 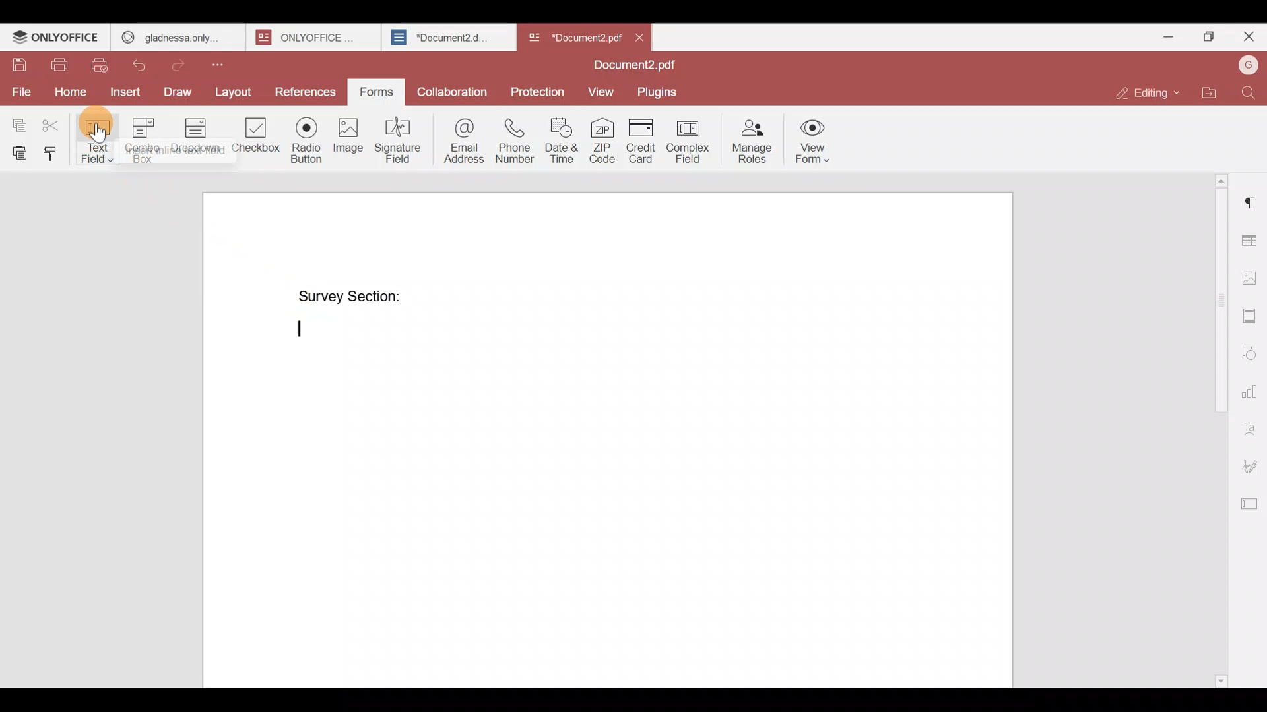 I want to click on Forms, so click(x=372, y=92).